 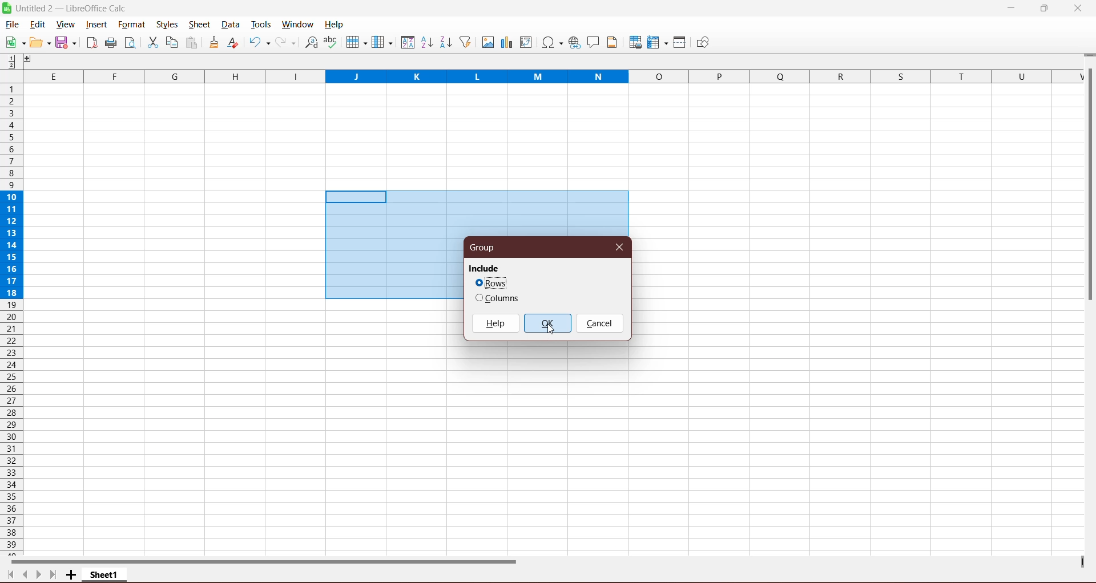 What do you see at coordinates (200, 26) in the screenshot?
I see `Sheet` at bounding box center [200, 26].